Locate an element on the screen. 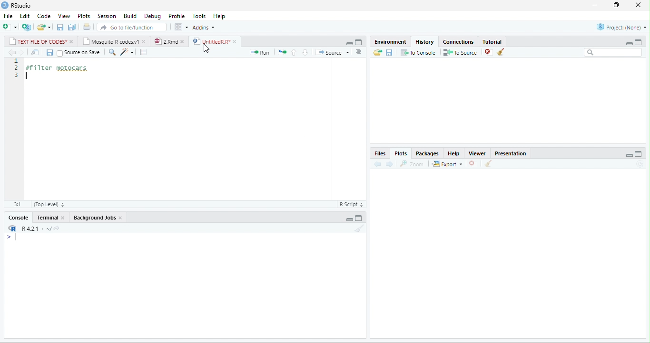  down is located at coordinates (305, 52).